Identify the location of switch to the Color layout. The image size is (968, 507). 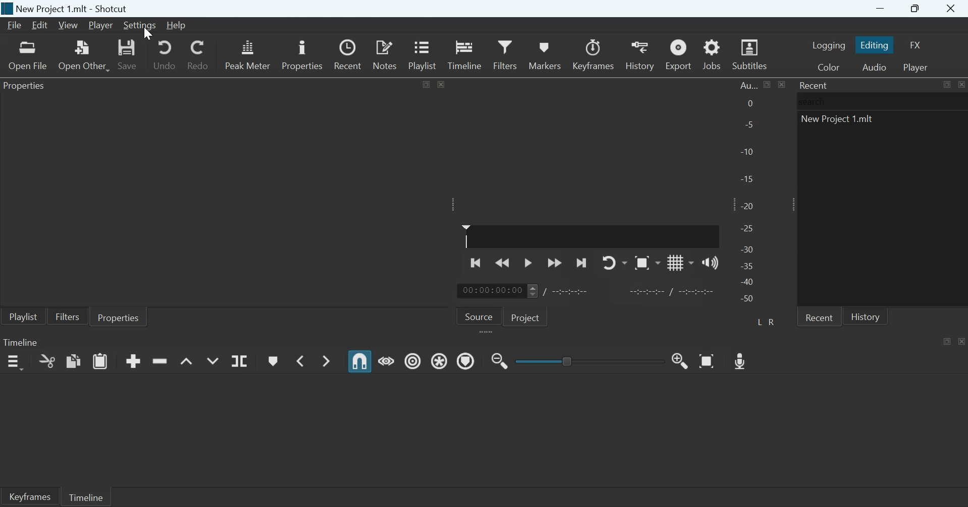
(828, 67).